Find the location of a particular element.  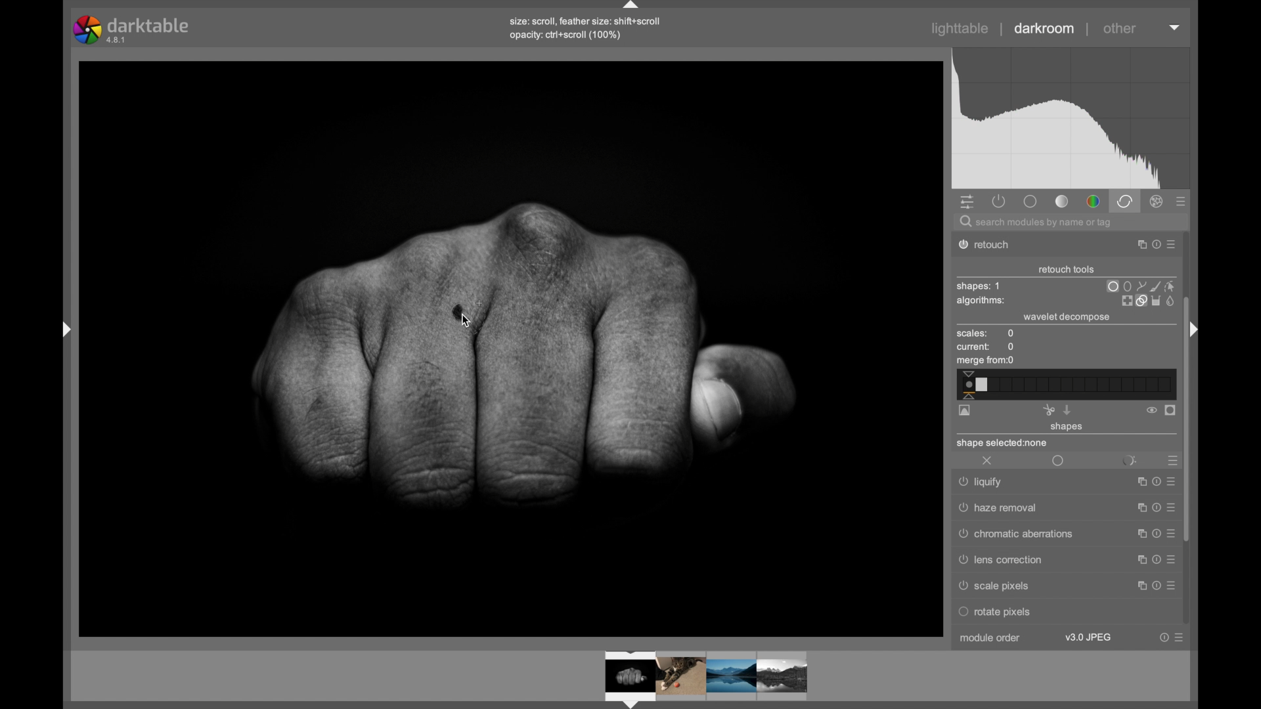

help is located at coordinates (1155, 560).